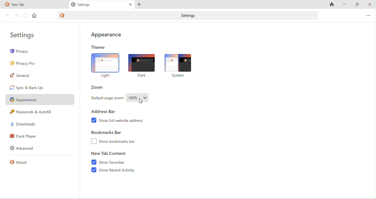 This screenshot has width=376, height=199. What do you see at coordinates (94, 141) in the screenshot?
I see `checkbox` at bounding box center [94, 141].